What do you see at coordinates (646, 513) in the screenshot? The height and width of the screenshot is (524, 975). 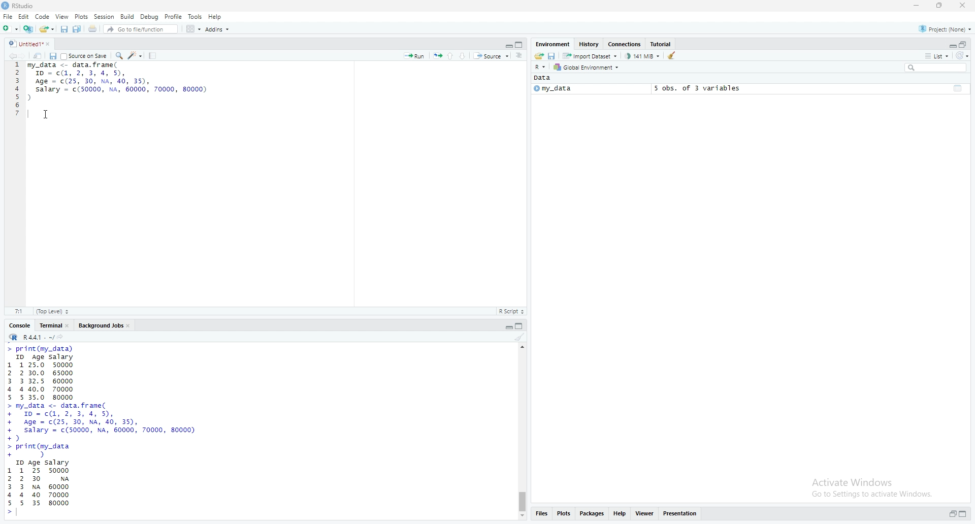 I see `views` at bounding box center [646, 513].